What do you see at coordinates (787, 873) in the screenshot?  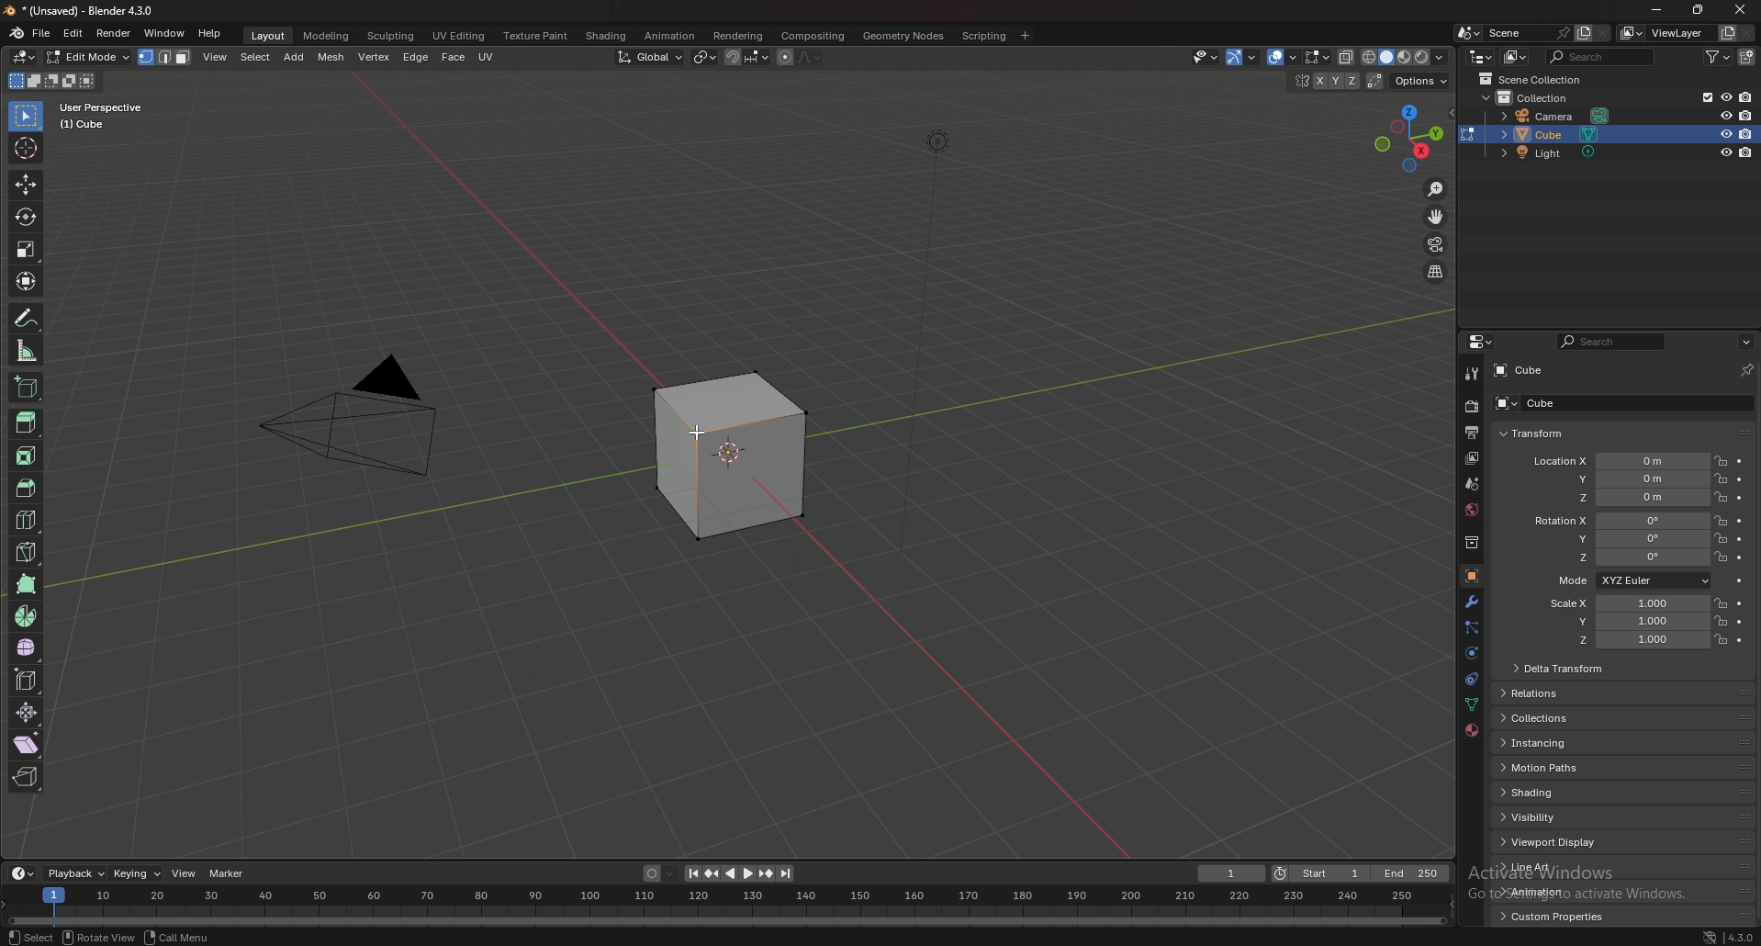 I see `jump to endpoint` at bounding box center [787, 873].